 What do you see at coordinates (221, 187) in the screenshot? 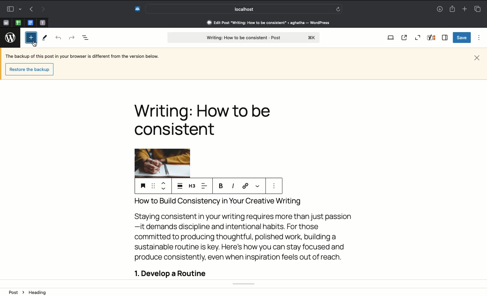
I see `Bold` at bounding box center [221, 187].